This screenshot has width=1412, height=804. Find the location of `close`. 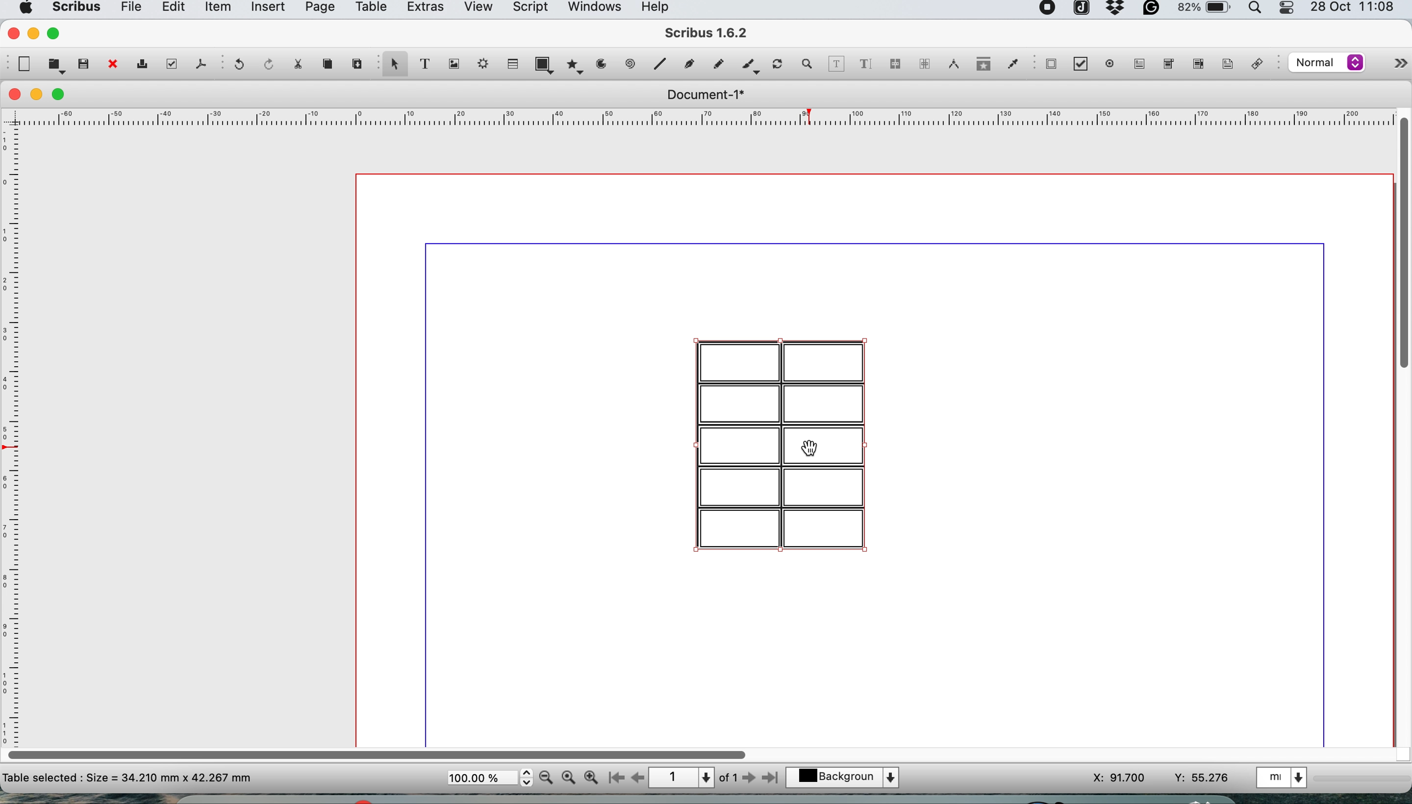

close is located at coordinates (112, 65).